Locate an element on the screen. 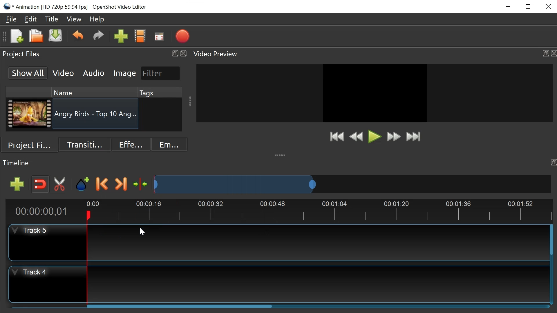 The width and height of the screenshot is (557, 313). Import Files is located at coordinates (121, 37).